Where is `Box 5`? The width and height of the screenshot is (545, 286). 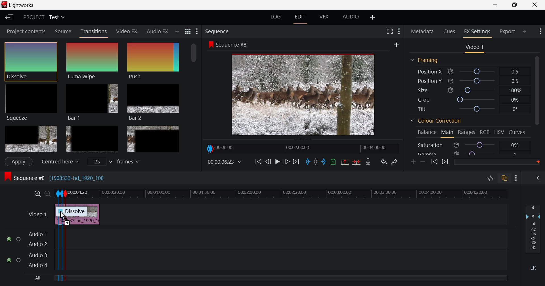
Box 5 is located at coordinates (92, 140).